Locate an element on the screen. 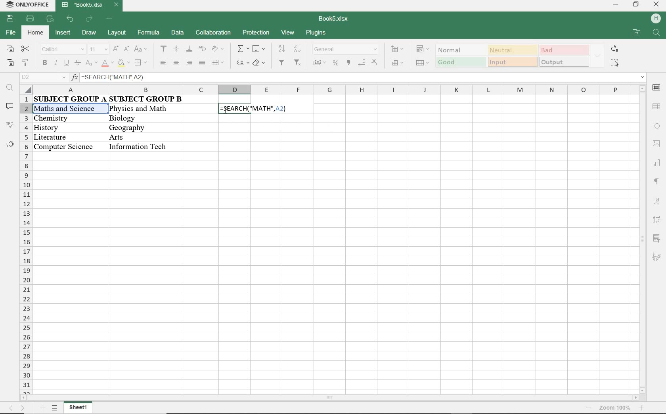 This screenshot has height=414, width=666. file is located at coordinates (10, 33).